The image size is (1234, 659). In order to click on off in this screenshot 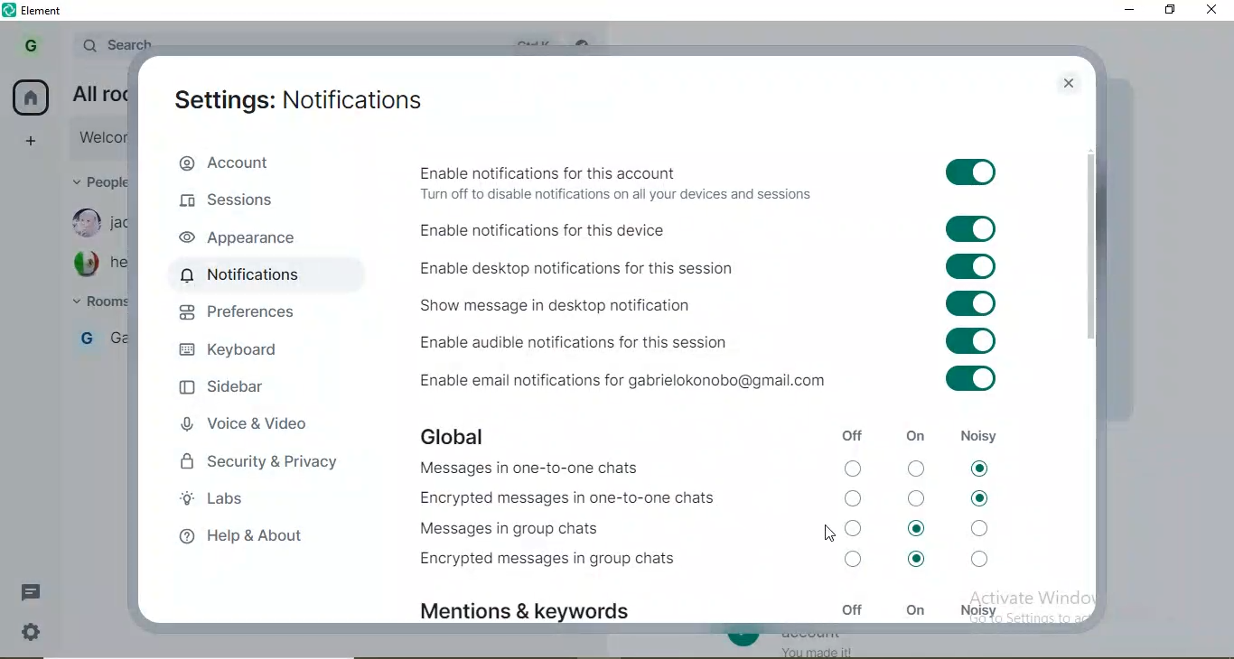, I will do `click(852, 608)`.